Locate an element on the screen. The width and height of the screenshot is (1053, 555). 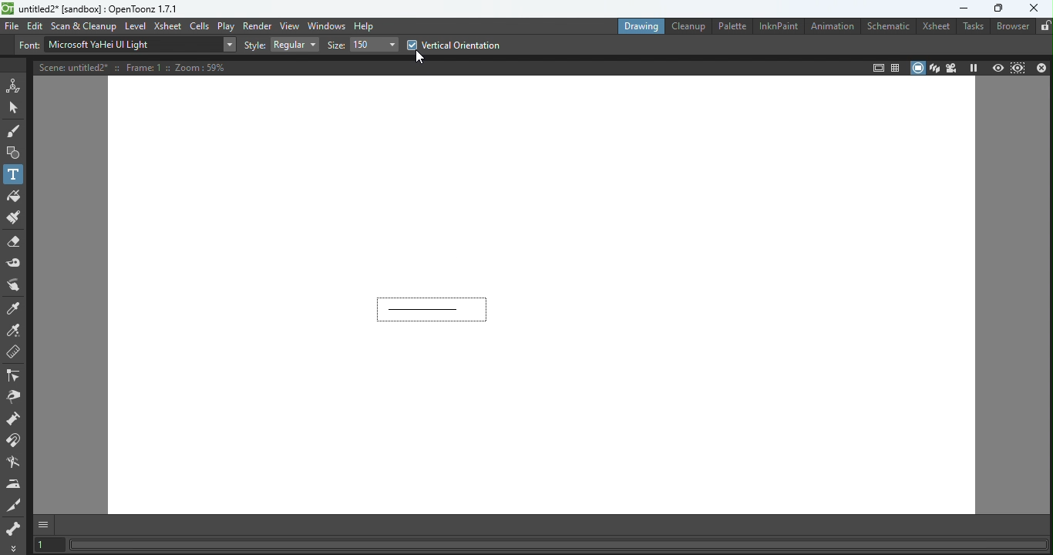
Animation is located at coordinates (835, 26).